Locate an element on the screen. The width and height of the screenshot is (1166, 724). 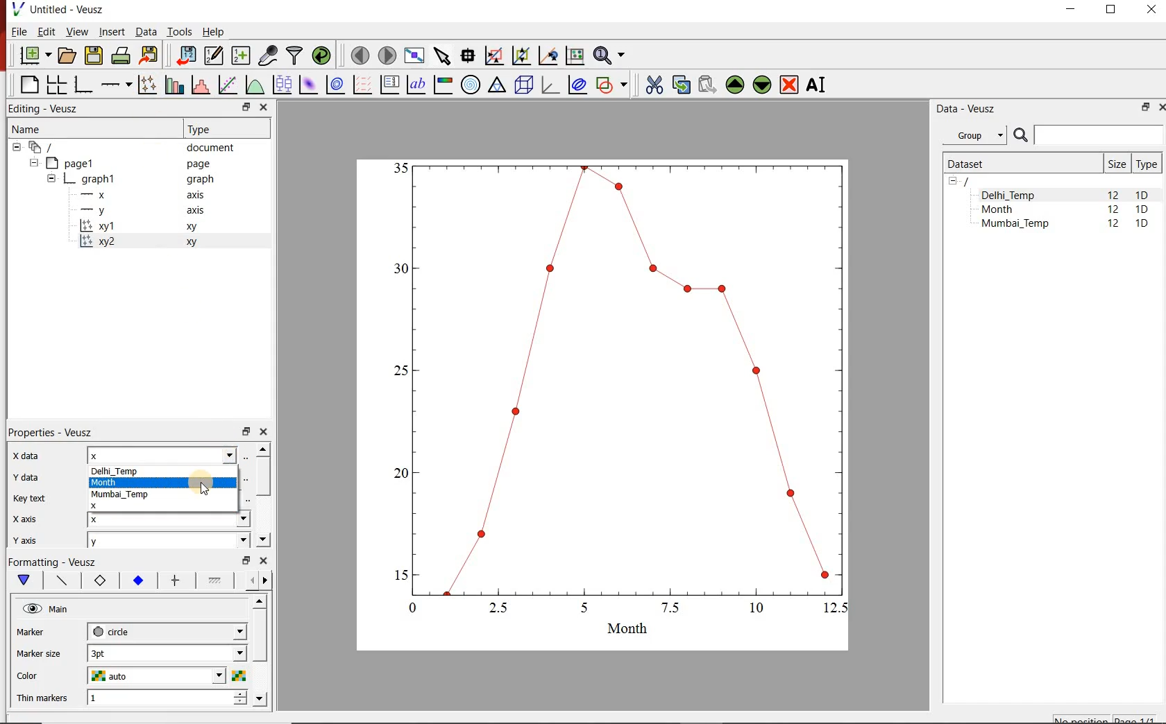
plot a vector field is located at coordinates (362, 85).